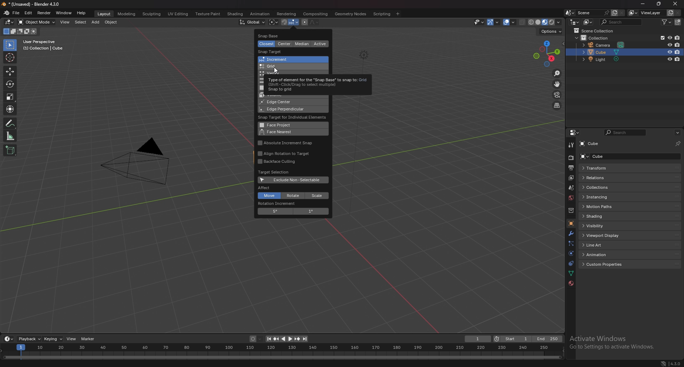 The width and height of the screenshot is (684, 367). I want to click on uv editing, so click(177, 14).